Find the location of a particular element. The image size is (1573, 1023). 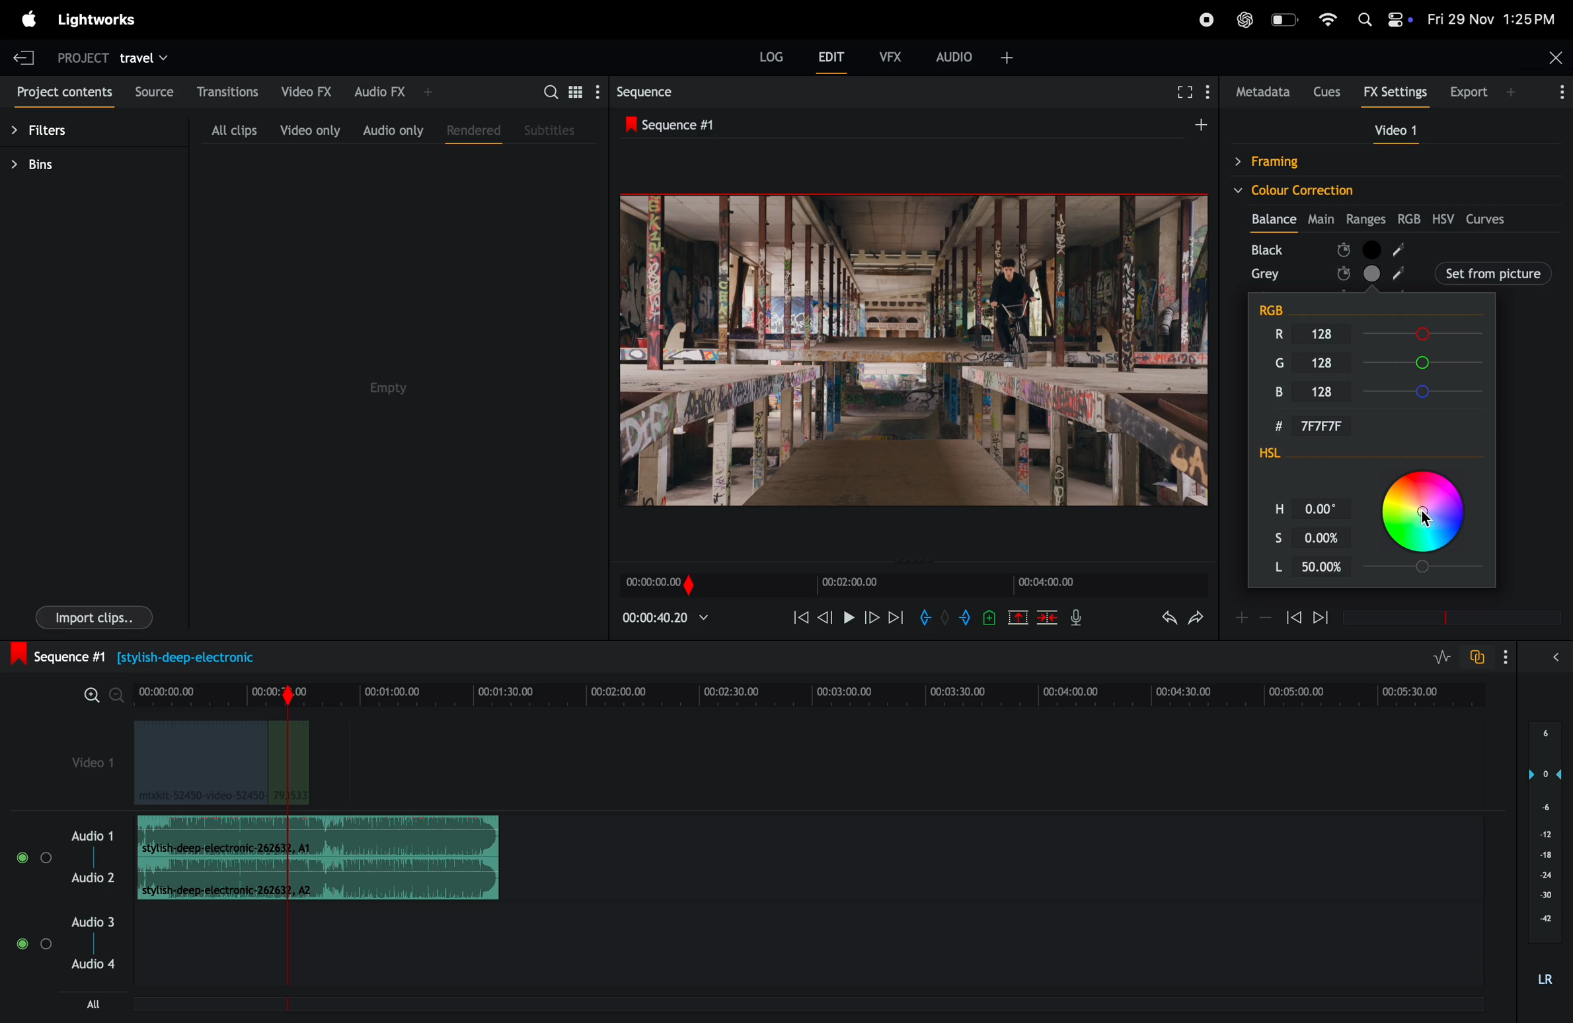

cursor is located at coordinates (1434, 520).